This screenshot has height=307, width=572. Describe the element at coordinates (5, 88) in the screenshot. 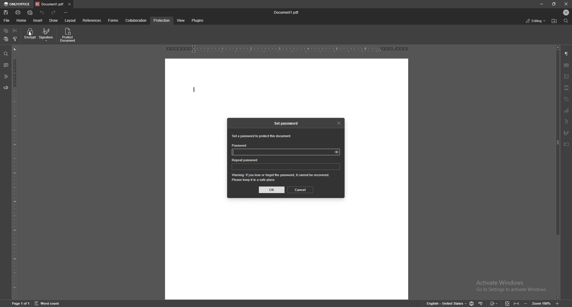

I see `feedback` at that location.